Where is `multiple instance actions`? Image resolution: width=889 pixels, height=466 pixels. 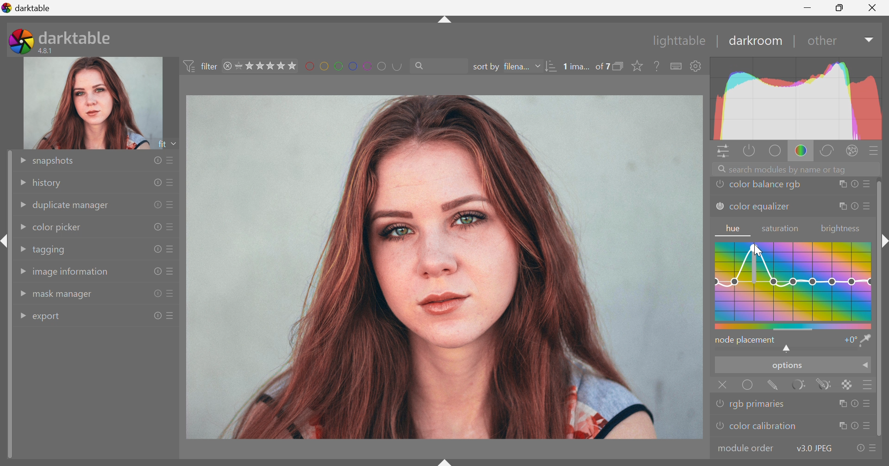 multiple instance actions is located at coordinates (841, 426).